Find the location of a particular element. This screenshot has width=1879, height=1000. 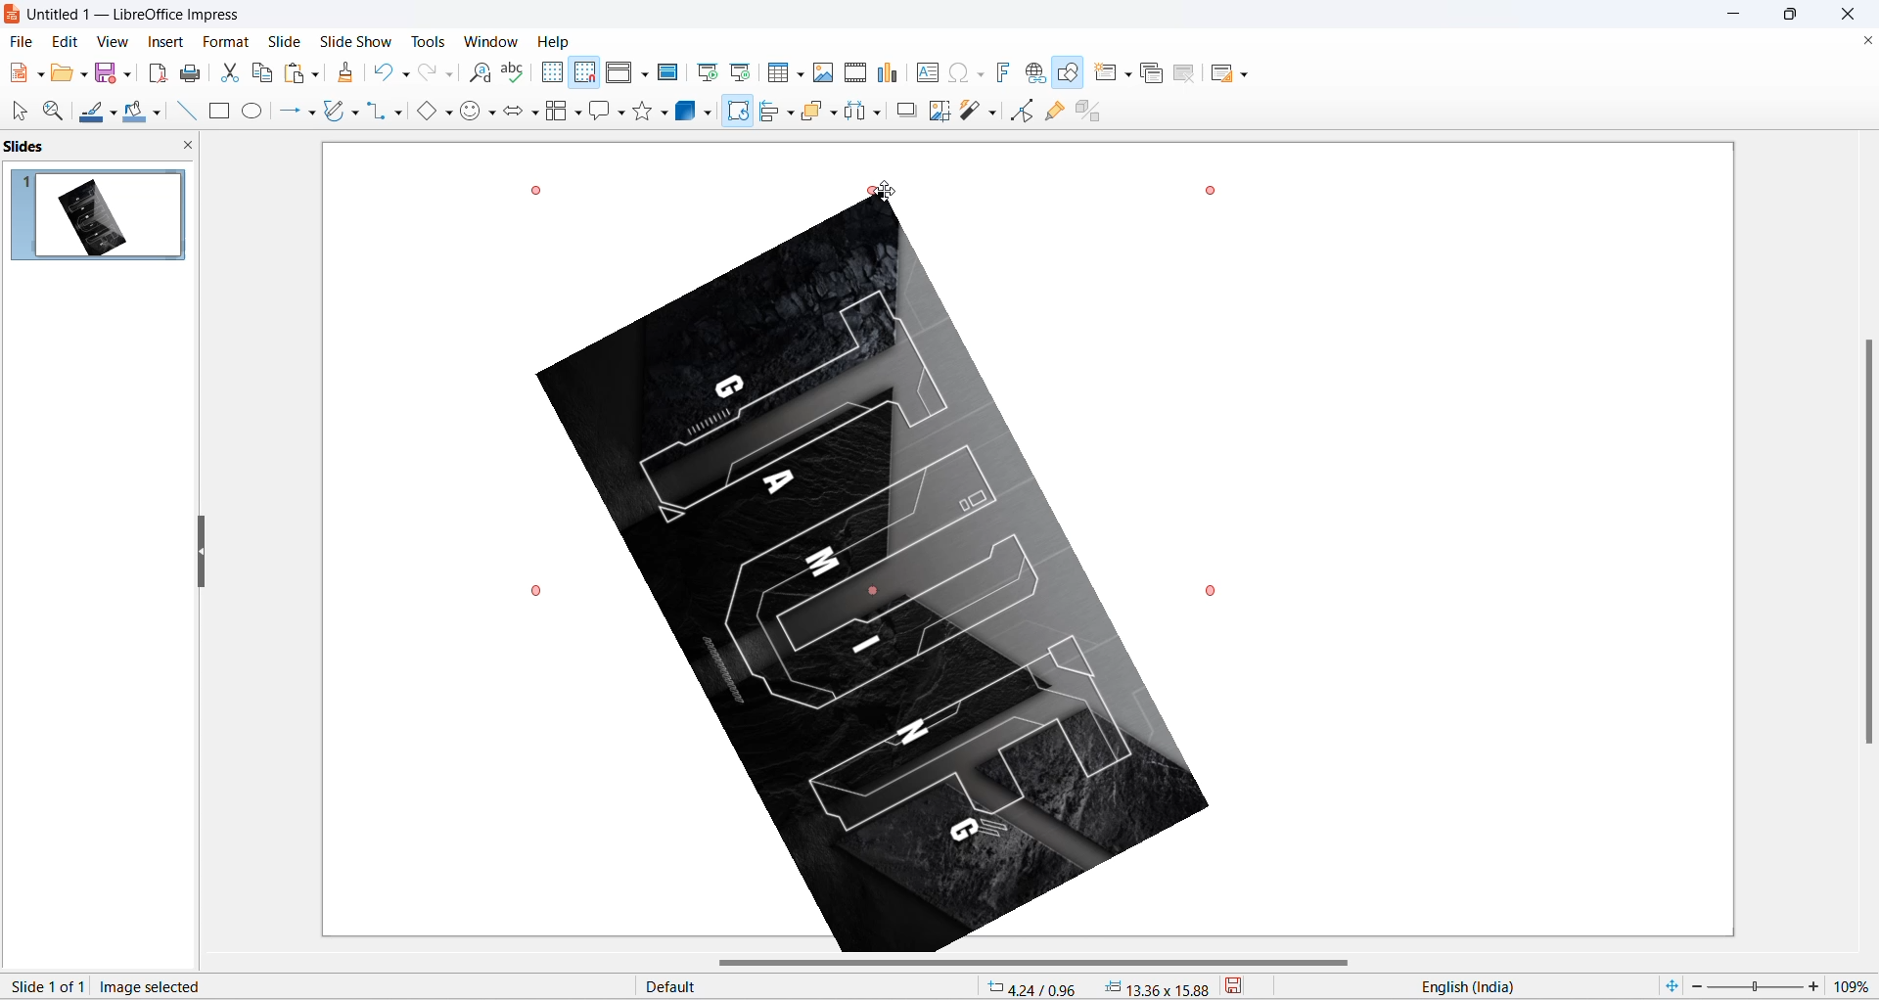

delete slide is located at coordinates (1185, 75).